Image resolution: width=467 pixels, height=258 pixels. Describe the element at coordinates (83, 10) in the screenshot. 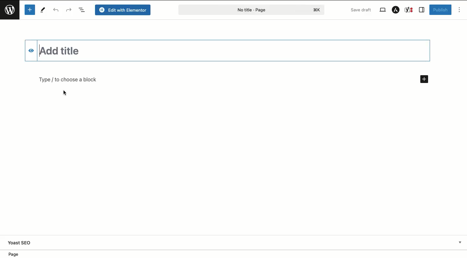

I see `Document overview` at that location.